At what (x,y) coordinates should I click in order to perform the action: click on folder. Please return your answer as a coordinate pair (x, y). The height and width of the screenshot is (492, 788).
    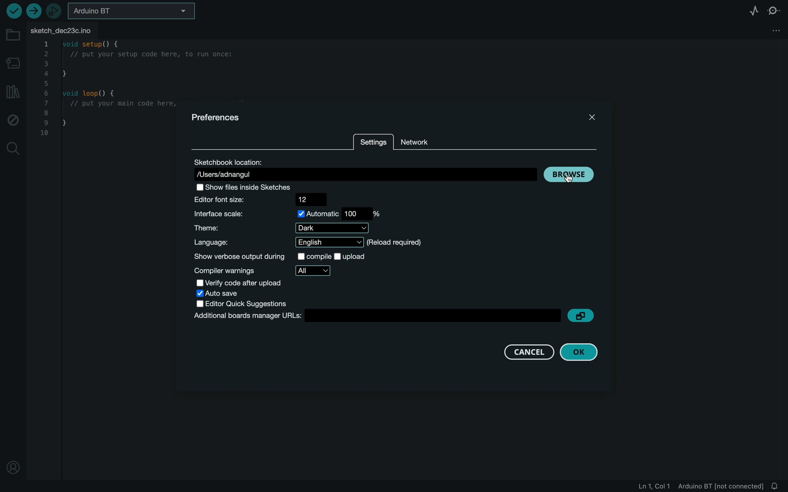
    Looking at the image, I should click on (13, 36).